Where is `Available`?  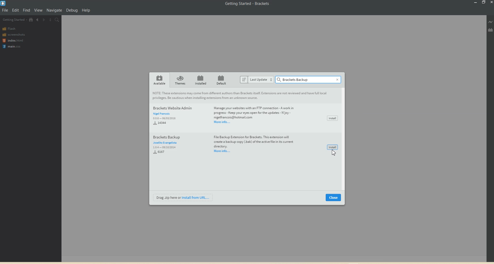
Available is located at coordinates (159, 80).